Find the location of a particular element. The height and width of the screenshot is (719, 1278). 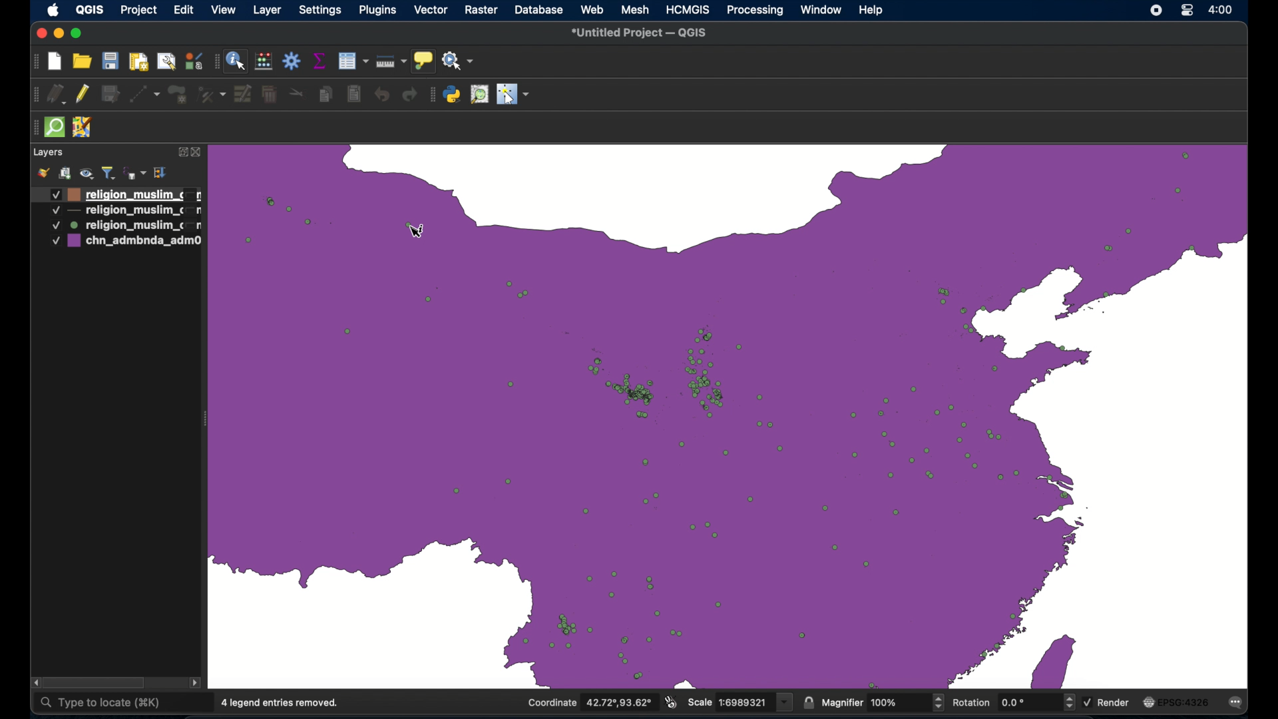

processing is located at coordinates (753, 11).